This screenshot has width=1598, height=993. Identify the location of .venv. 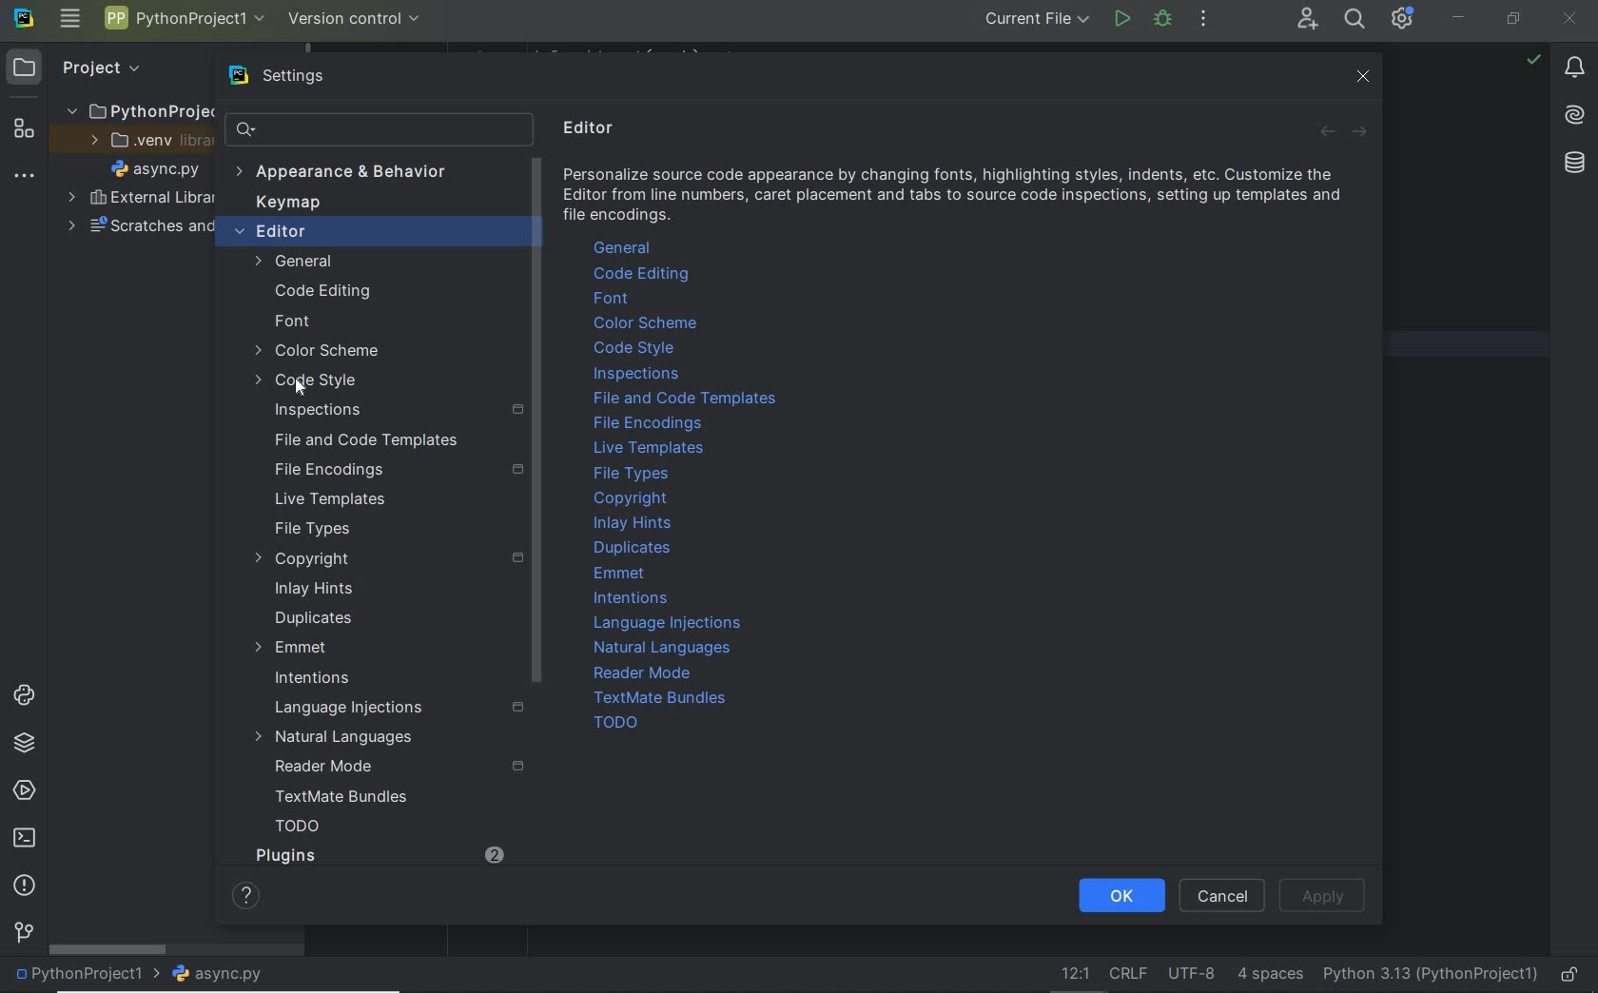
(145, 144).